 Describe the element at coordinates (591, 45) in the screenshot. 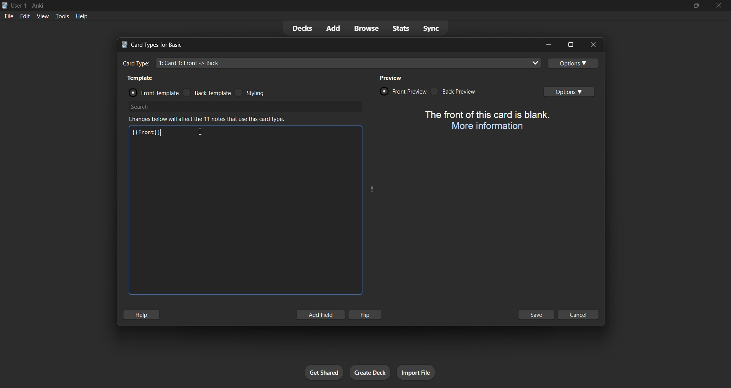

I see `close` at that location.